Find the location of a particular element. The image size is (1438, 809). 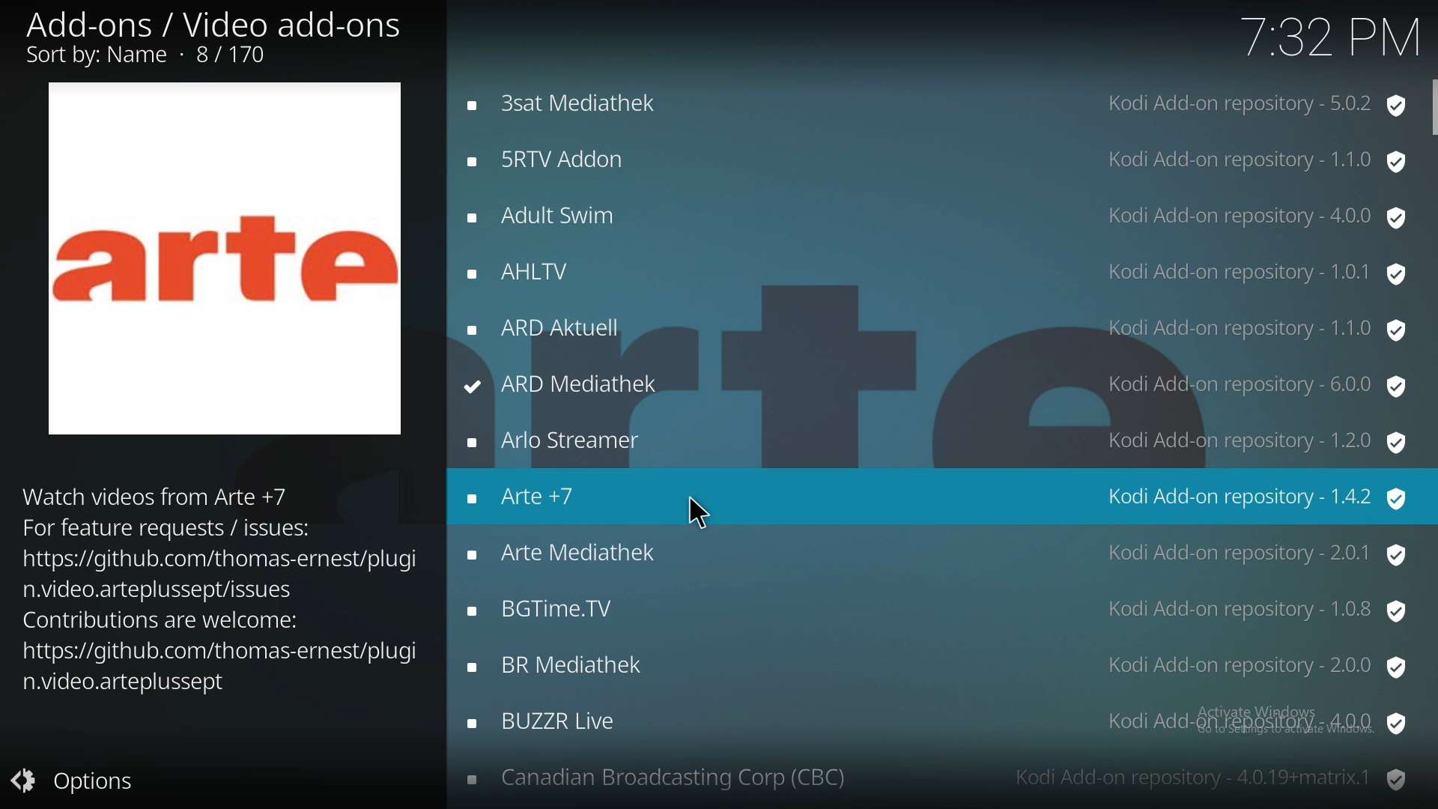

add on is located at coordinates (937, 554).